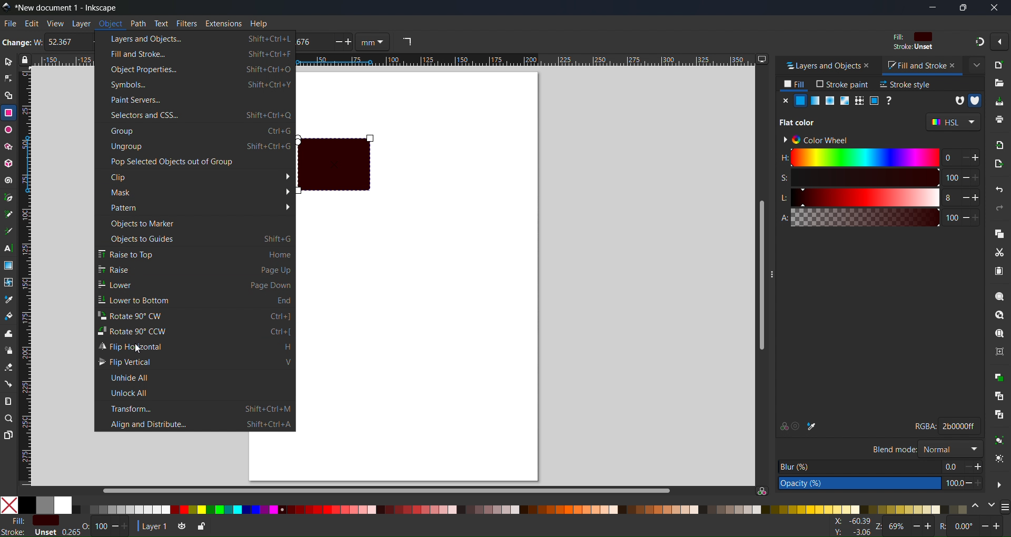  Describe the element at coordinates (999, 81) in the screenshot. I see `Open file dailogue` at that location.